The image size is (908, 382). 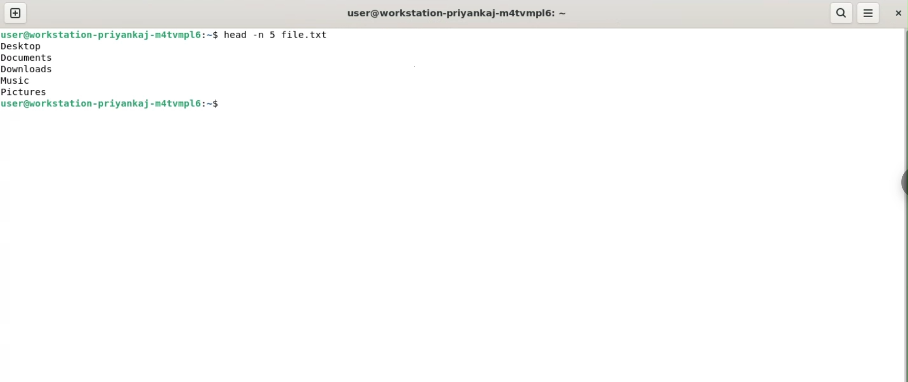 I want to click on new tab, so click(x=16, y=12).